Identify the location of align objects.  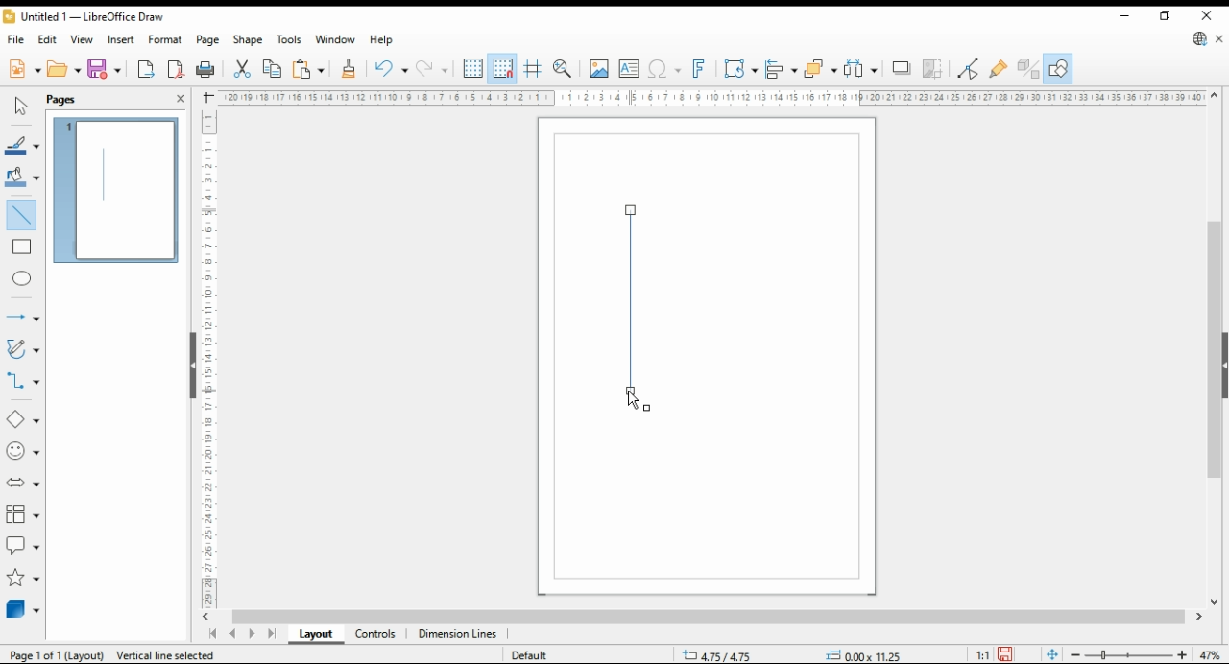
(782, 68).